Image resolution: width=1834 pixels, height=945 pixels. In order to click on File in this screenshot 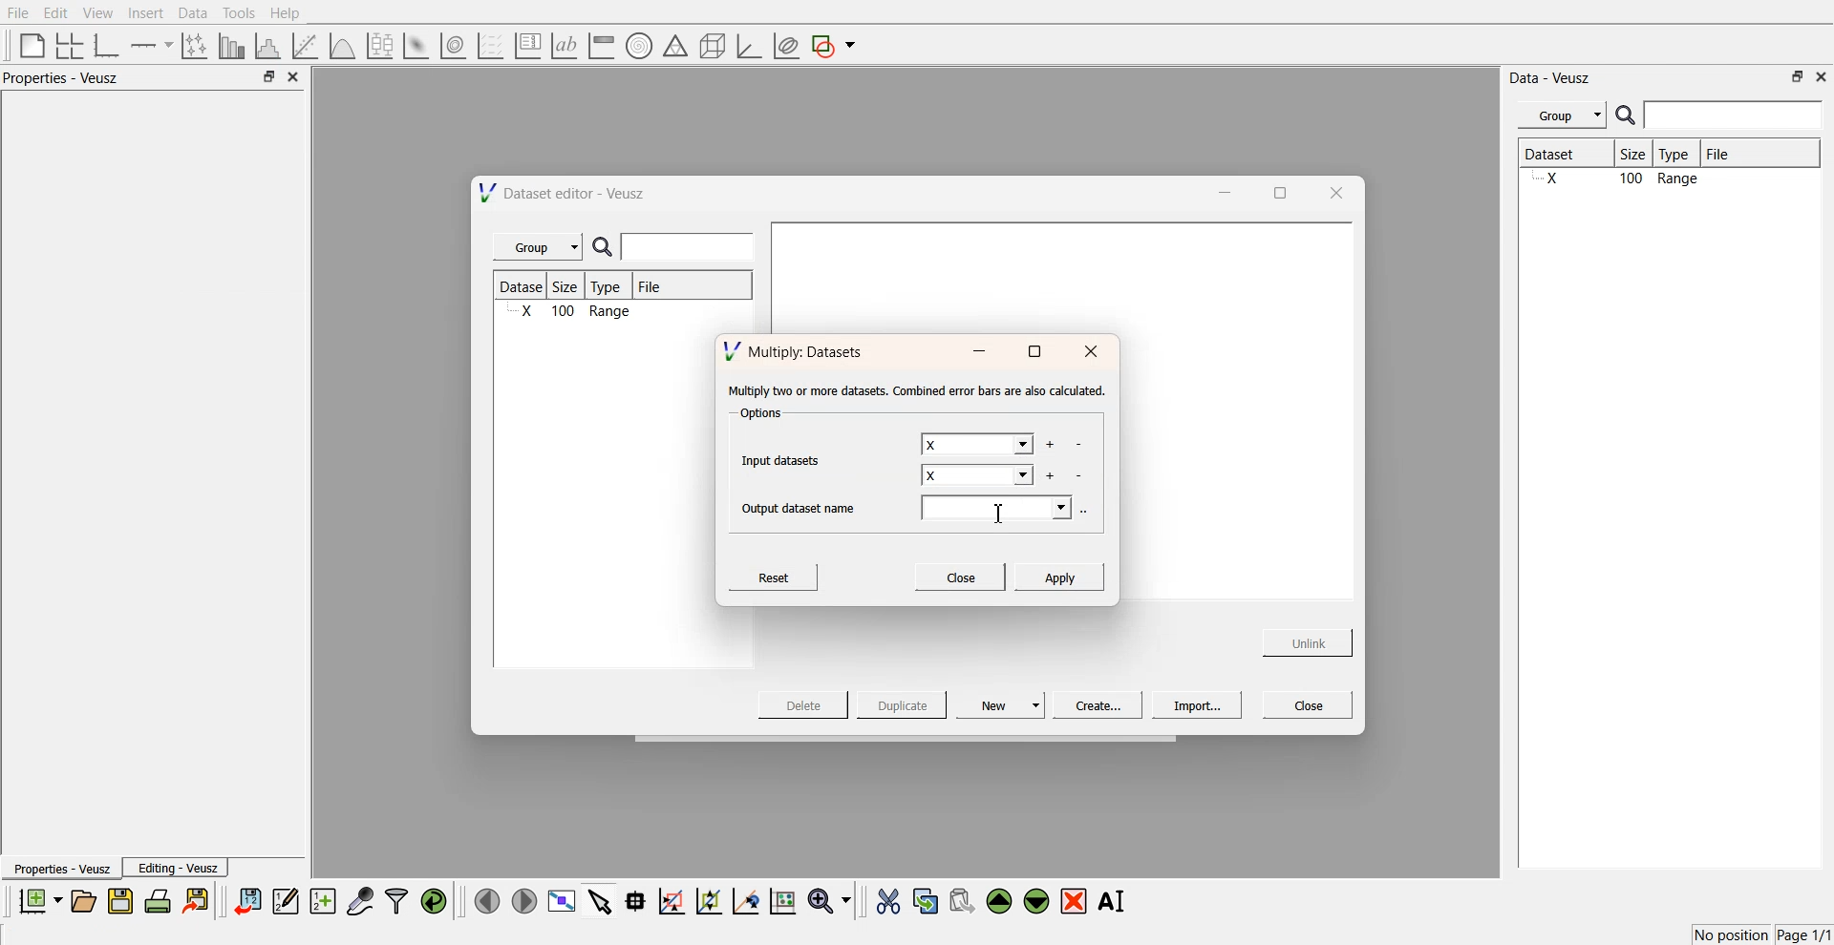, I will do `click(19, 13)`.